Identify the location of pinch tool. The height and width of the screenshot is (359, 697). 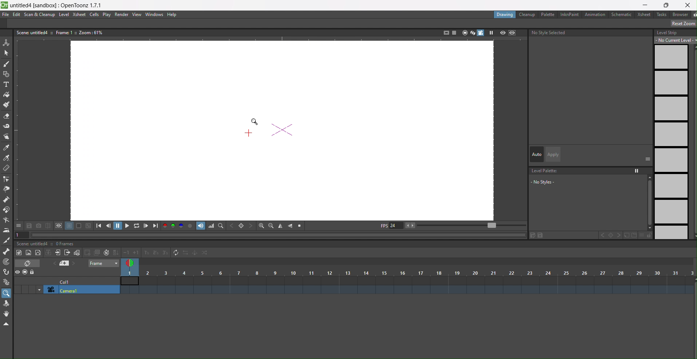
(8, 189).